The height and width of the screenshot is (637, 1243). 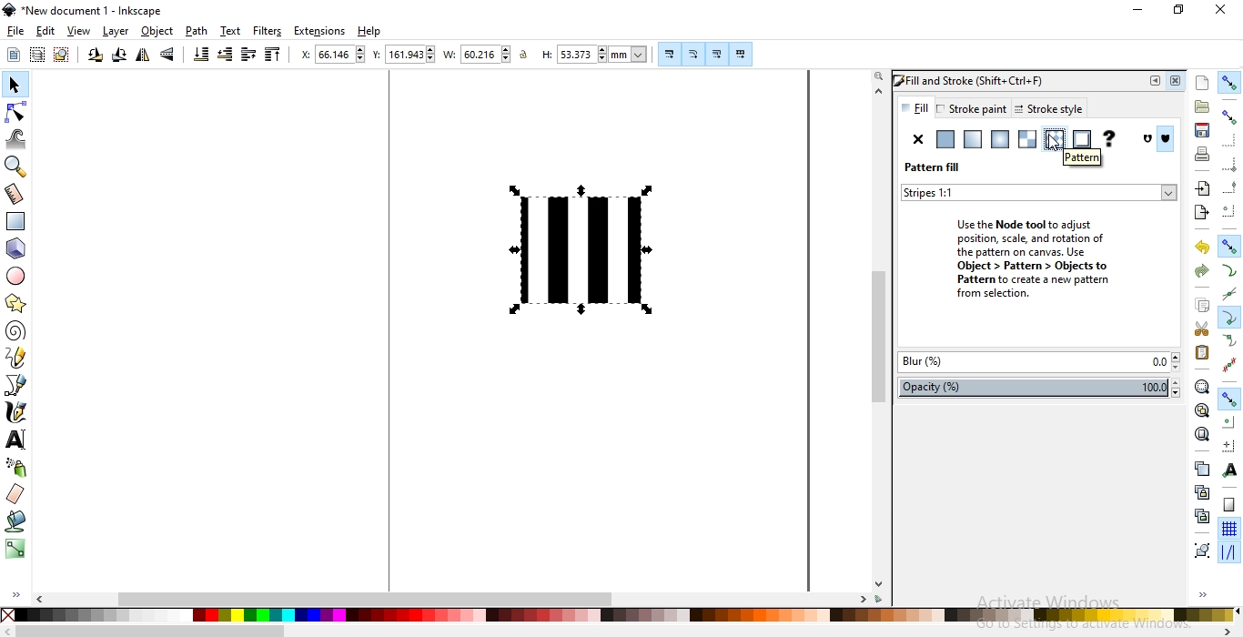 What do you see at coordinates (322, 30) in the screenshot?
I see `extensions` at bounding box center [322, 30].